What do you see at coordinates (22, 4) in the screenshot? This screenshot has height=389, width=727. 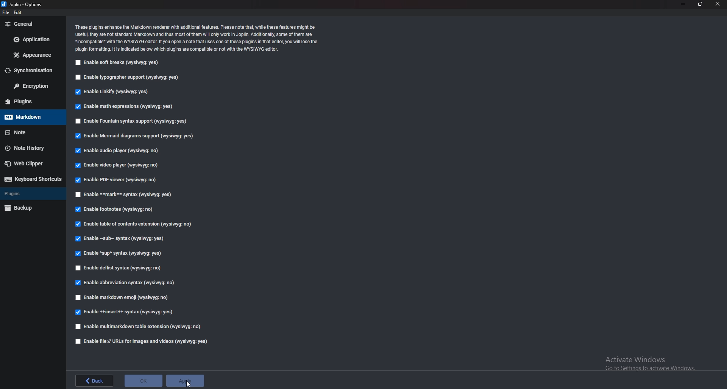 I see `options` at bounding box center [22, 4].